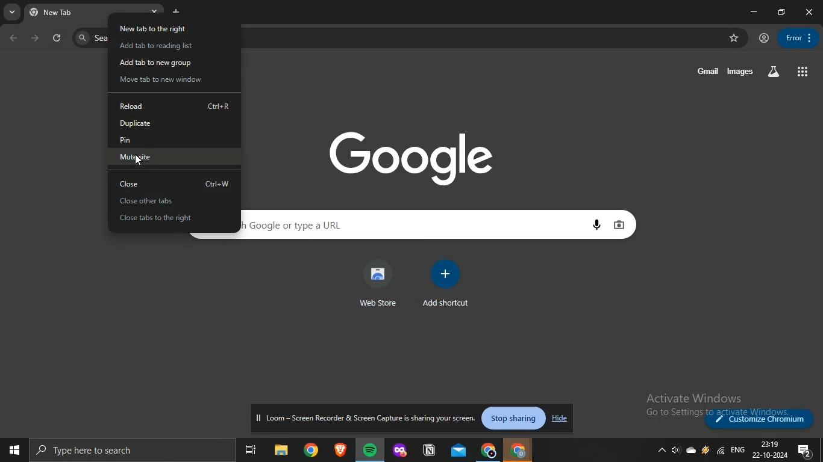 The image size is (823, 462). I want to click on spotify, so click(369, 449).